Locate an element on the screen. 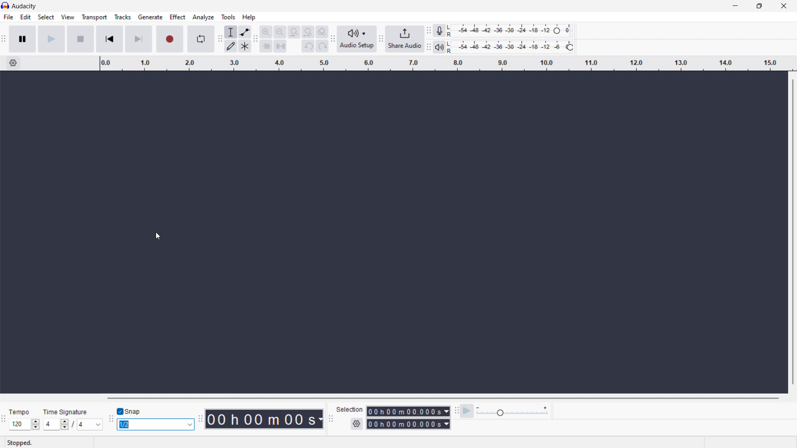 The height and width of the screenshot is (448, 797). cursor is located at coordinates (156, 236).